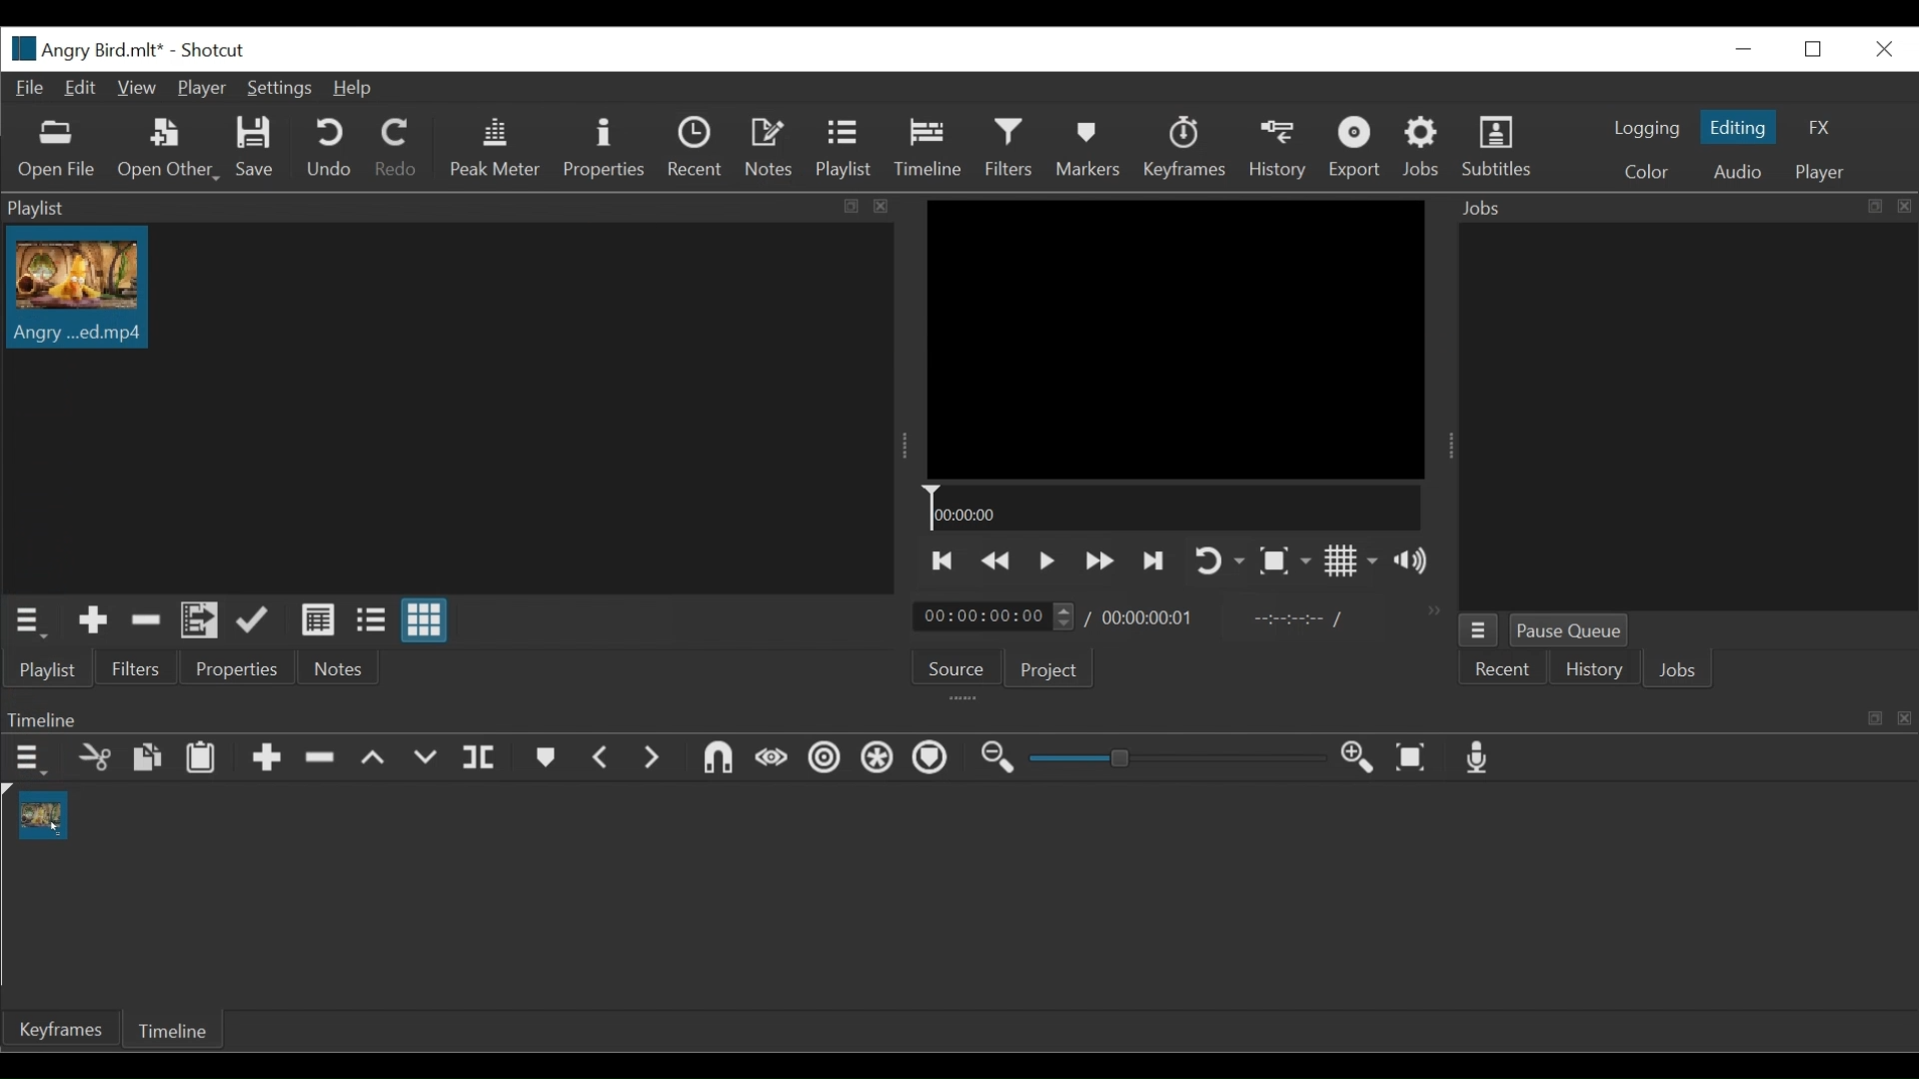  I want to click on Scrub while dragging, so click(933, 759).